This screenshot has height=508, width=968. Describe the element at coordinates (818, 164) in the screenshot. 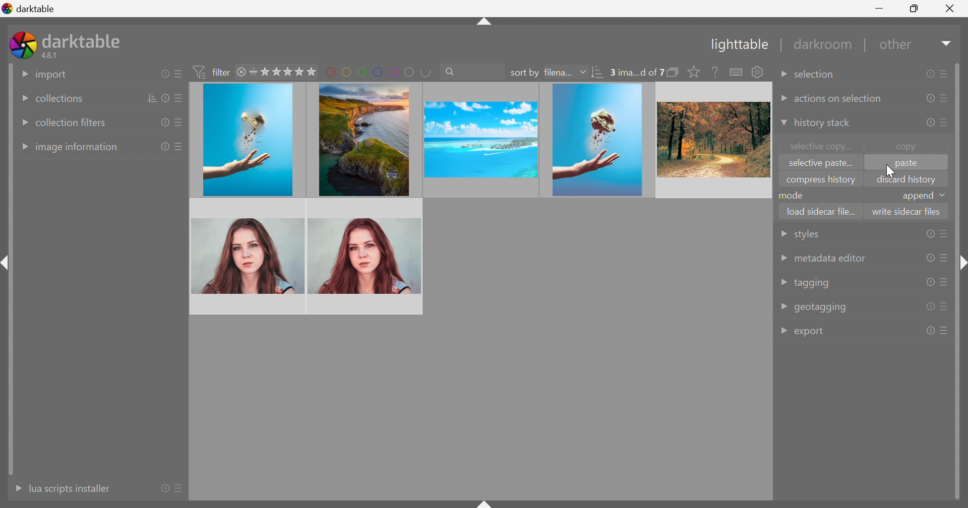

I see `selective paste...` at that location.